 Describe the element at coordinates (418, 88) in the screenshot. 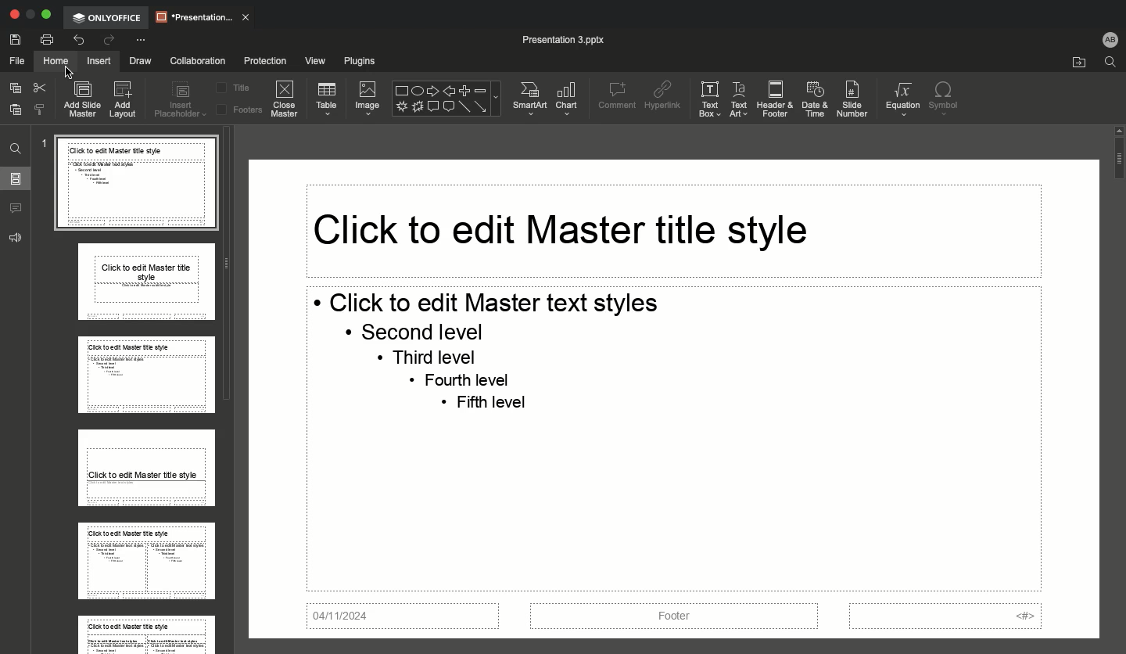

I see `Ellipse` at that location.